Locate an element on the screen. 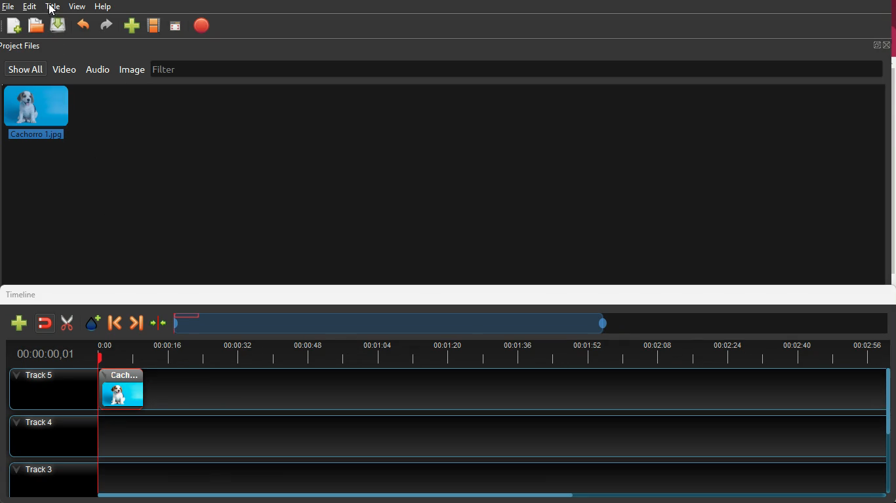 This screenshot has width=896, height=503. cut is located at coordinates (64, 323).